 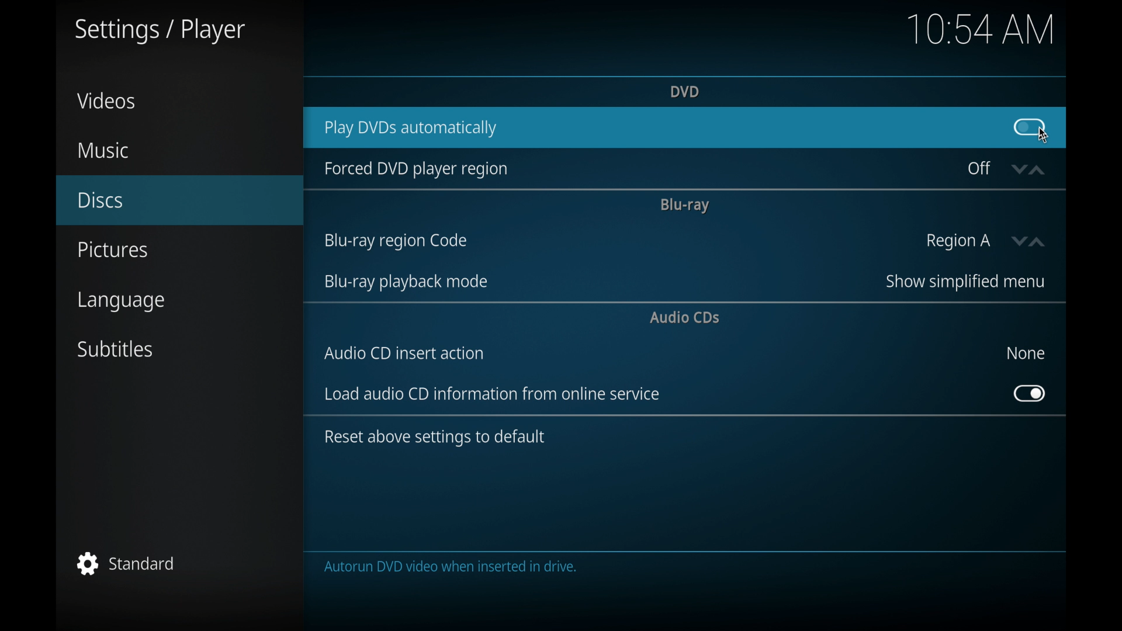 I want to click on toggle button, so click(x=1028, y=127).